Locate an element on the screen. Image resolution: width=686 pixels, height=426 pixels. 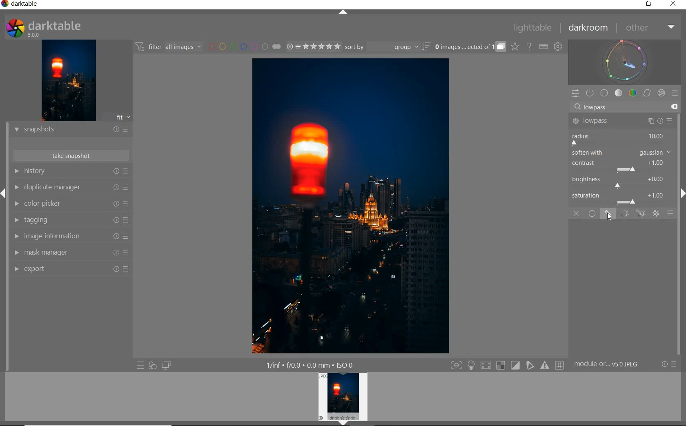
 is located at coordinates (115, 220).